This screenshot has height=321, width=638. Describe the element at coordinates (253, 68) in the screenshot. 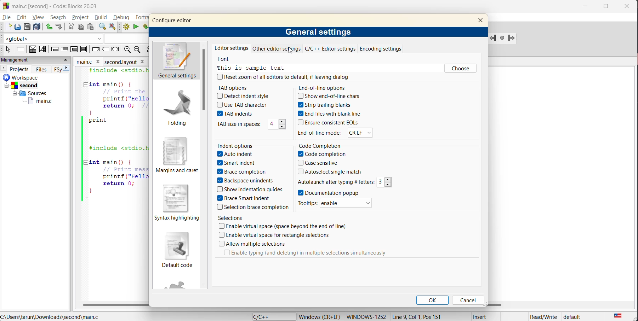

I see `this is sample text` at that location.